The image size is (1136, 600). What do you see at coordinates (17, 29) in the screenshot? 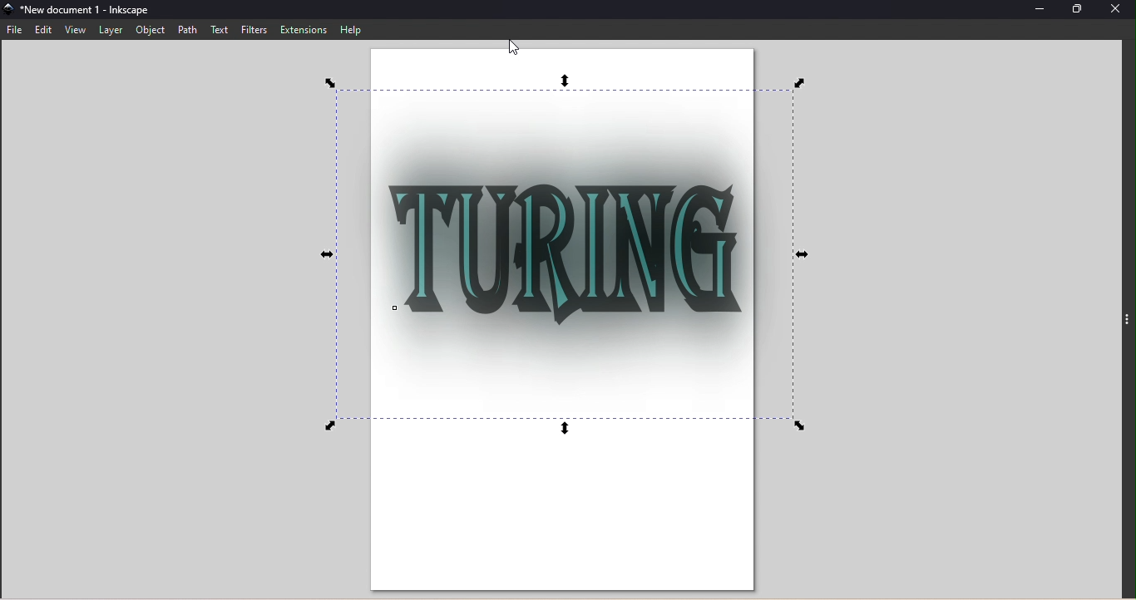
I see `File` at bounding box center [17, 29].